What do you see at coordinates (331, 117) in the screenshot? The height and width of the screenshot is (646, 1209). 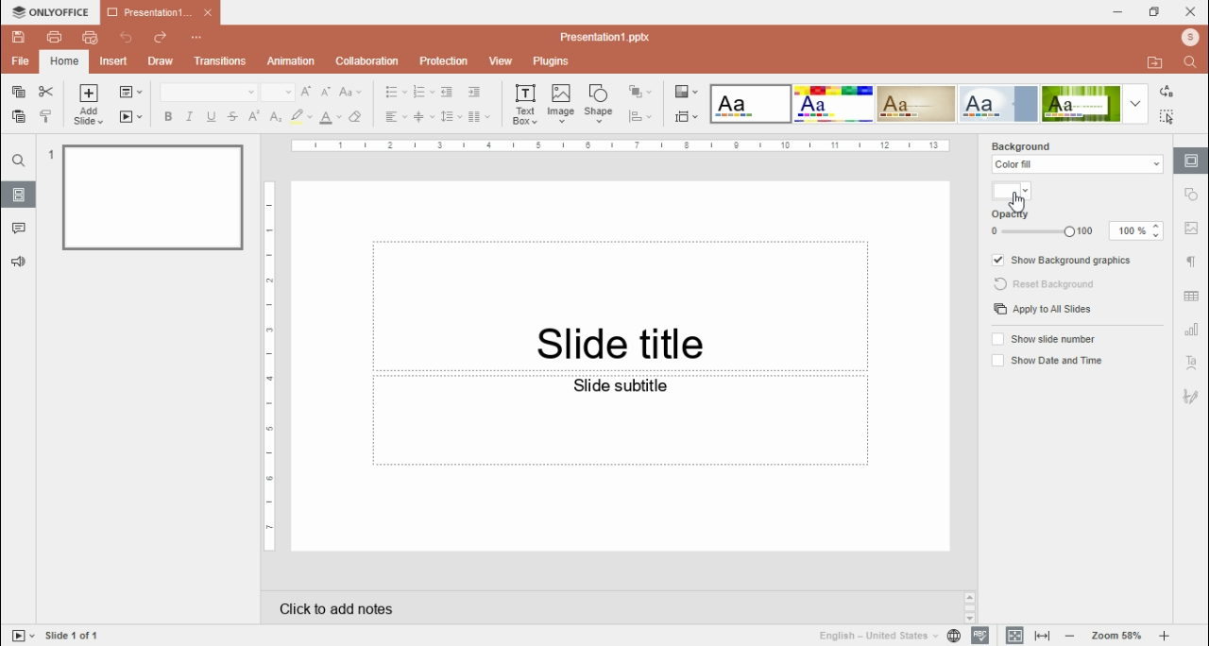 I see `font color` at bounding box center [331, 117].